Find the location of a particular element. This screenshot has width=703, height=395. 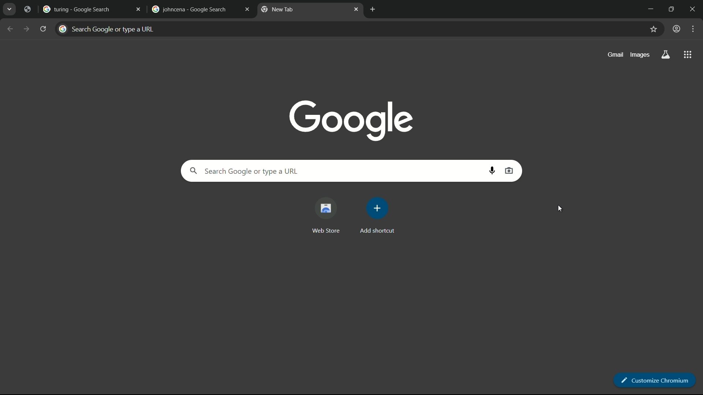

settings is located at coordinates (694, 29).